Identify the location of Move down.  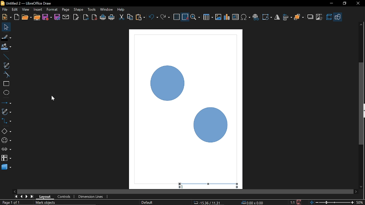
(361, 187).